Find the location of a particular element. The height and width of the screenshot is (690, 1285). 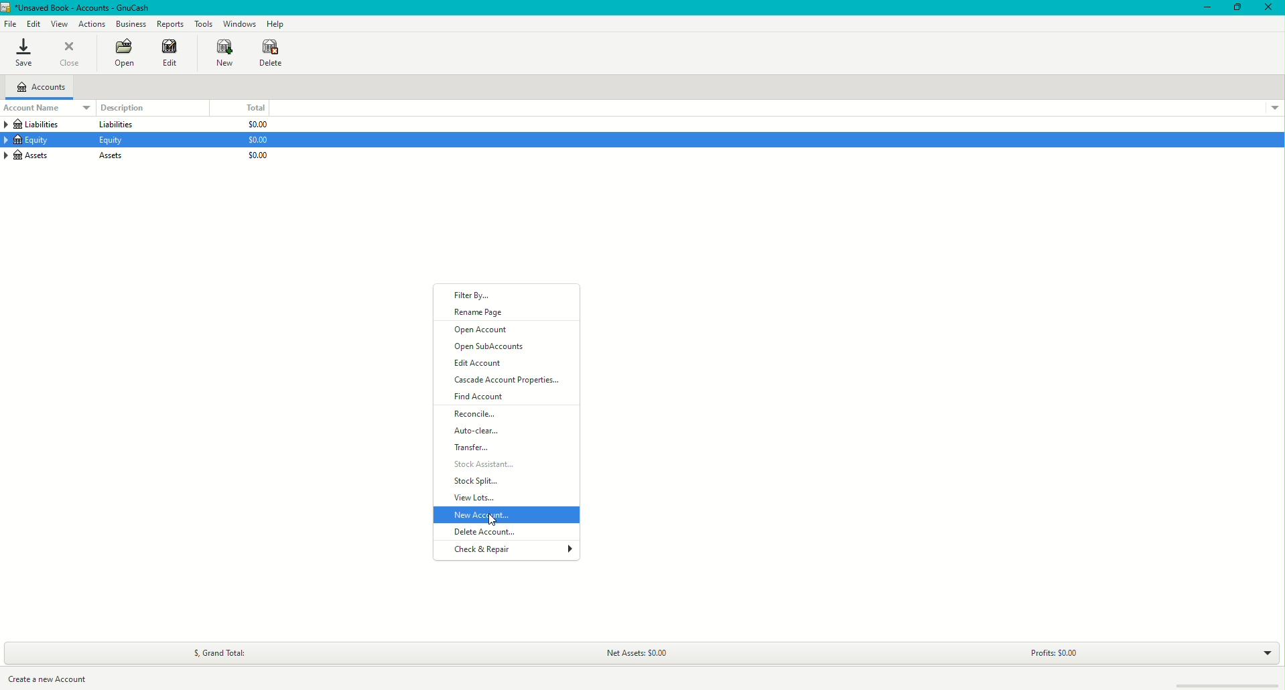

Delete Account is located at coordinates (486, 533).